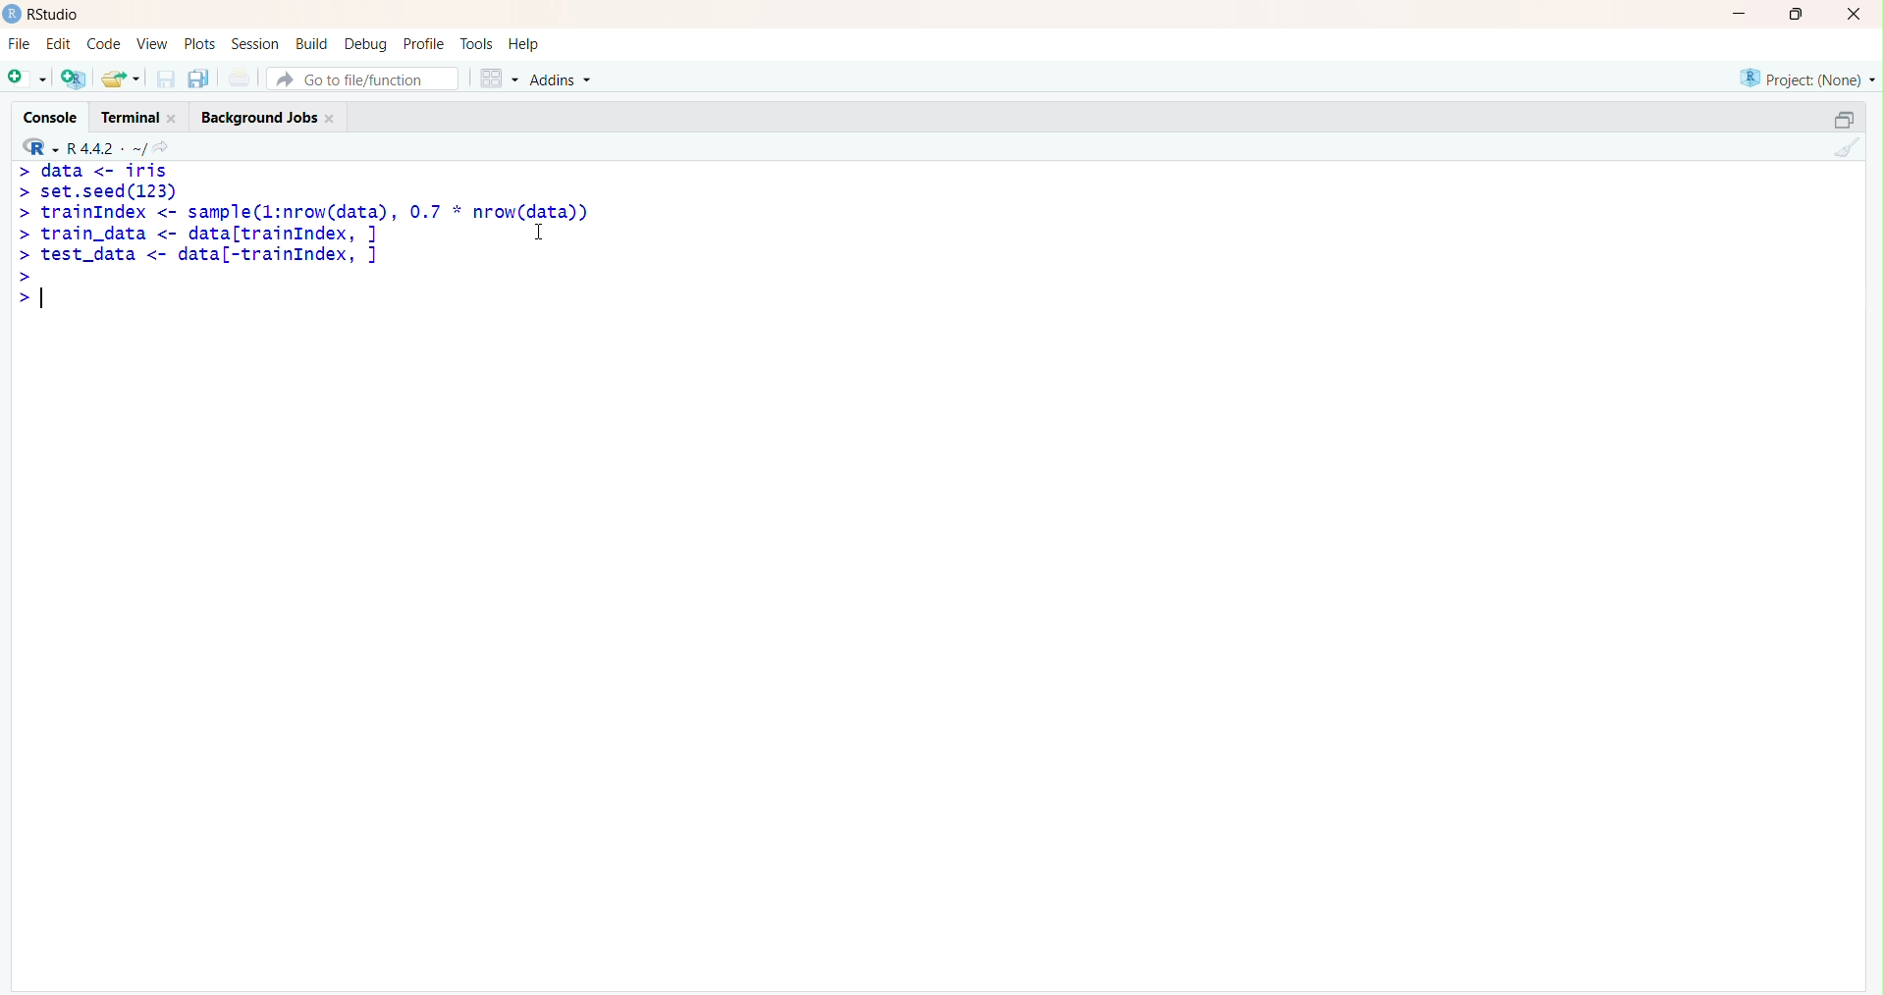 The height and width of the screenshot is (995, 1883). Describe the element at coordinates (46, 14) in the screenshot. I see `RStudio` at that location.